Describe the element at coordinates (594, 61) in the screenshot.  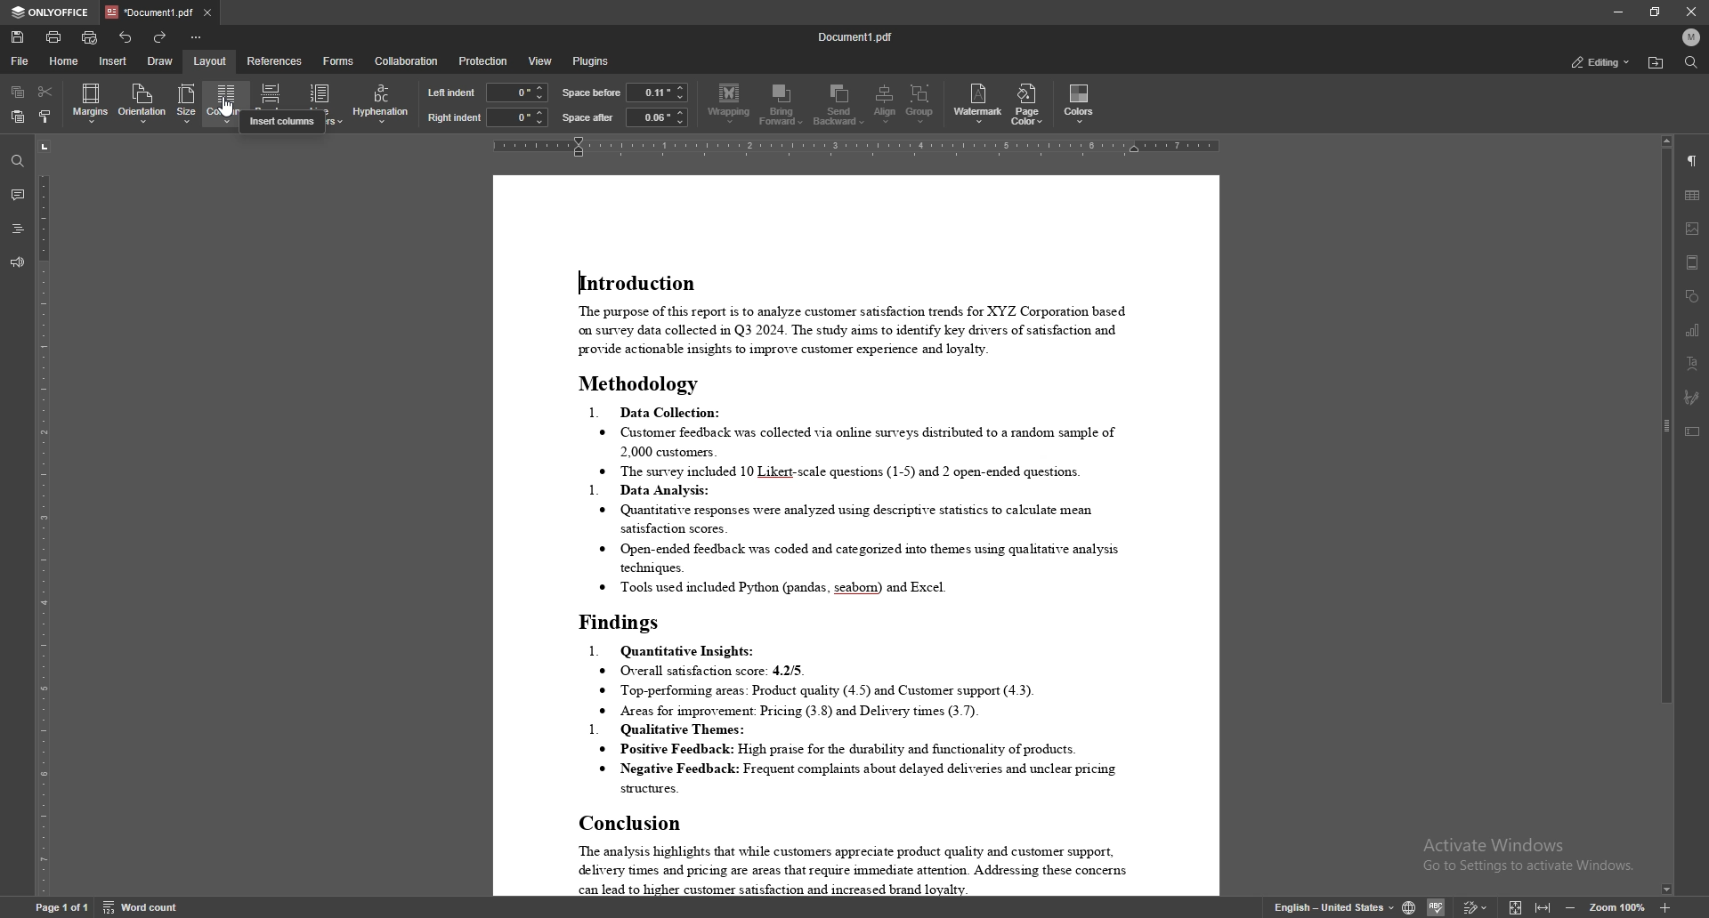
I see `plugins` at that location.